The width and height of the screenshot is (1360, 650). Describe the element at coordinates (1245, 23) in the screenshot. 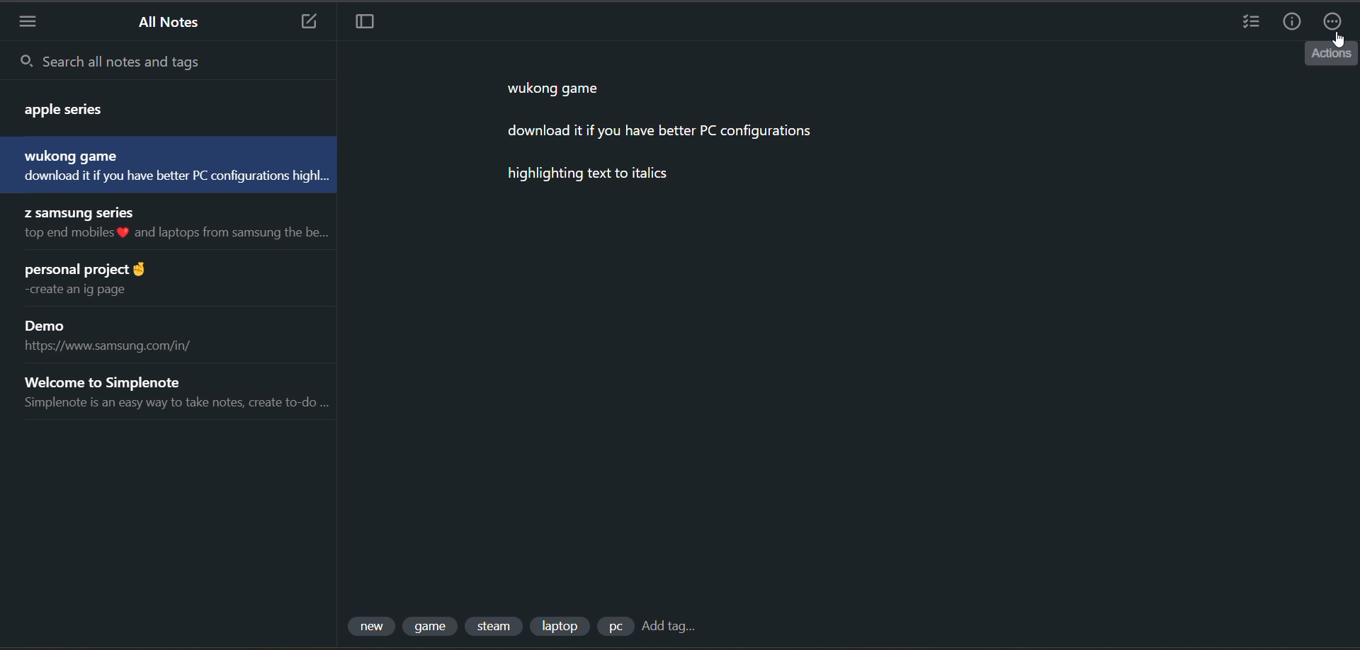

I see `insert checklist` at that location.